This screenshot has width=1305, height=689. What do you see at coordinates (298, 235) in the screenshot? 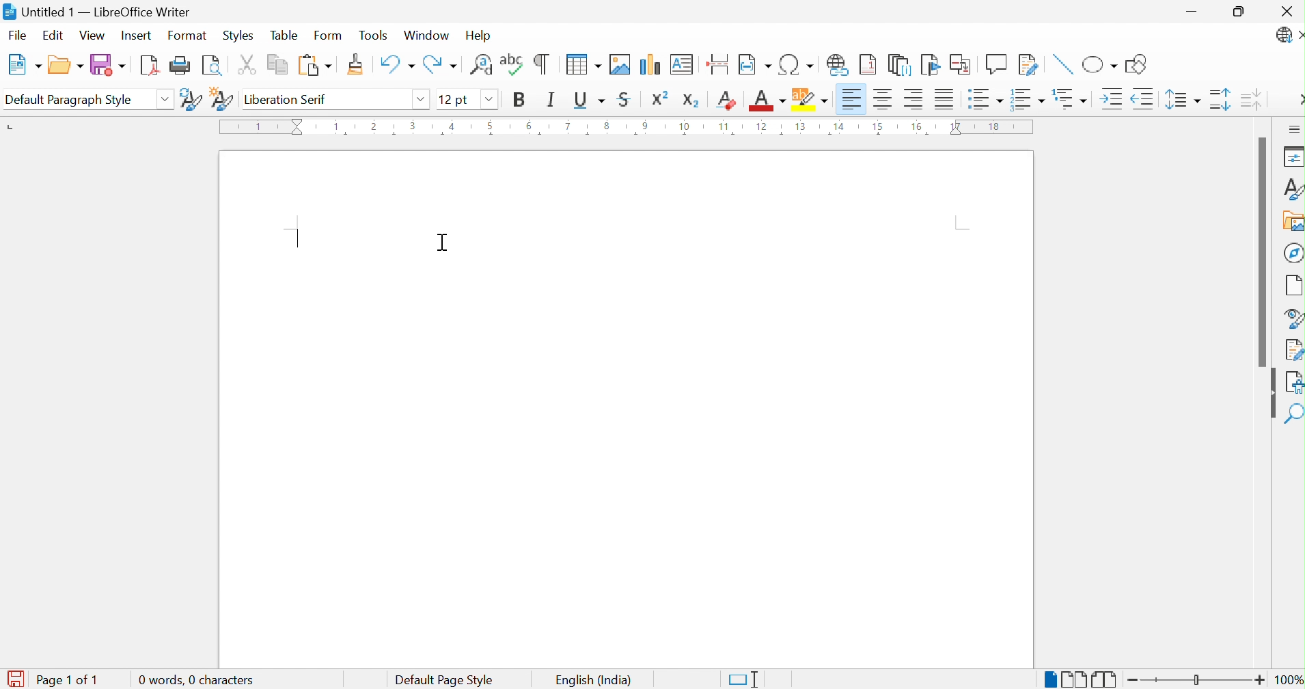
I see `text insertion point` at bounding box center [298, 235].